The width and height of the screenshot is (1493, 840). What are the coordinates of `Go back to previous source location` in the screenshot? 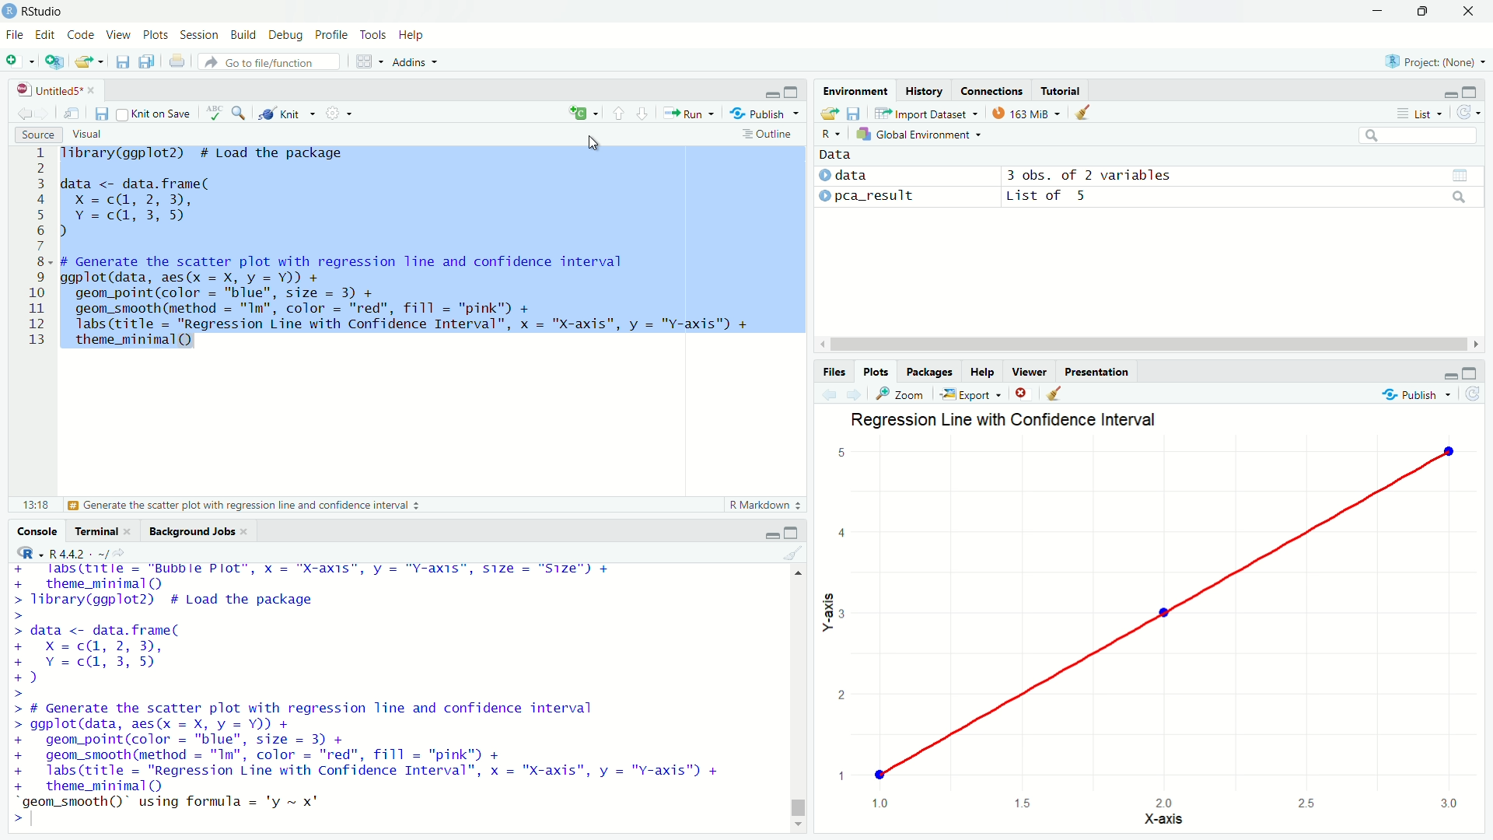 It's located at (25, 114).